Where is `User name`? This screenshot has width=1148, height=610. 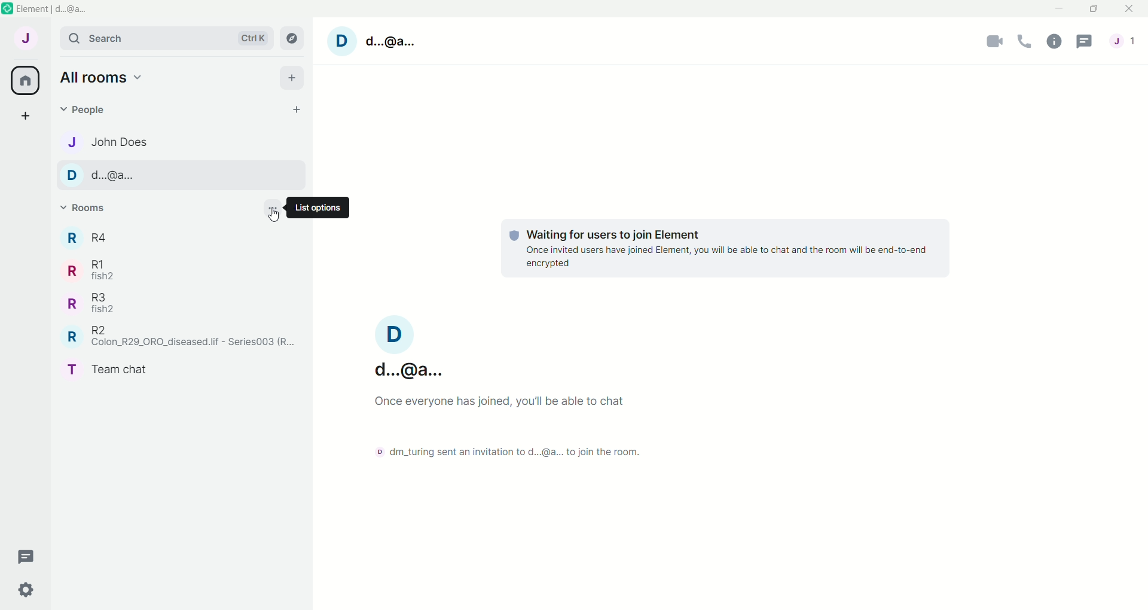 User name is located at coordinates (410, 347).